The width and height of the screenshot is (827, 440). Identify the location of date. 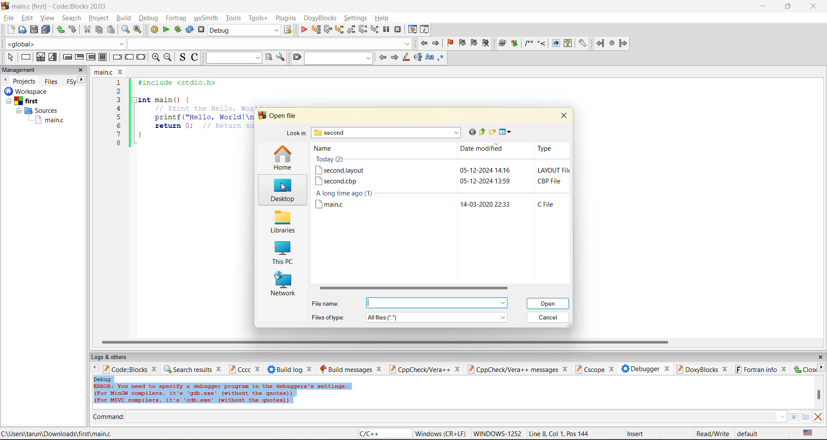
(476, 170).